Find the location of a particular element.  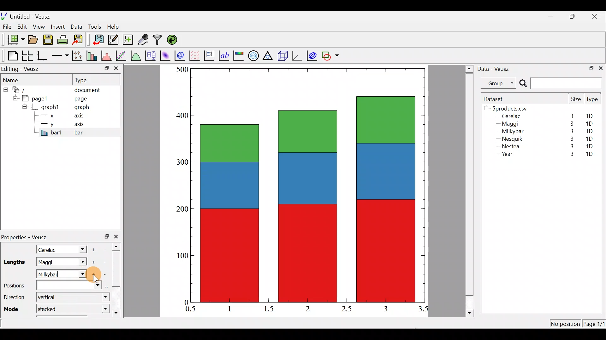

Milkybar is located at coordinates (55, 274).